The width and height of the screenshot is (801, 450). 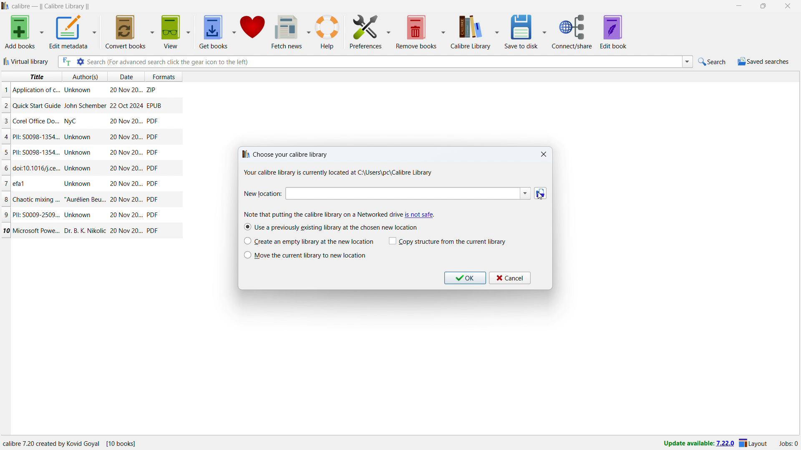 What do you see at coordinates (788, 444) in the screenshot?
I see `active jobs` at bounding box center [788, 444].